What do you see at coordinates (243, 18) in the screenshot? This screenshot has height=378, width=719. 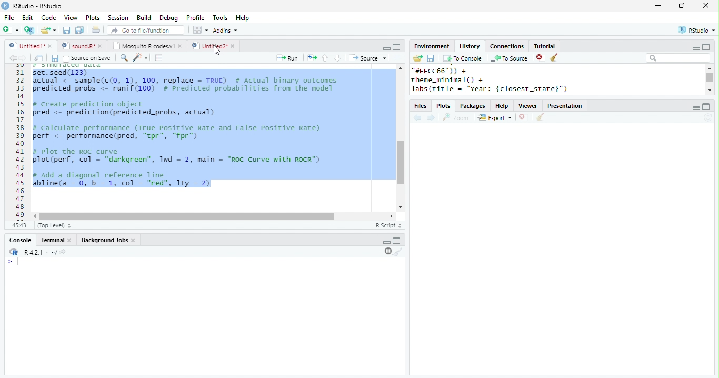 I see `Help` at bounding box center [243, 18].